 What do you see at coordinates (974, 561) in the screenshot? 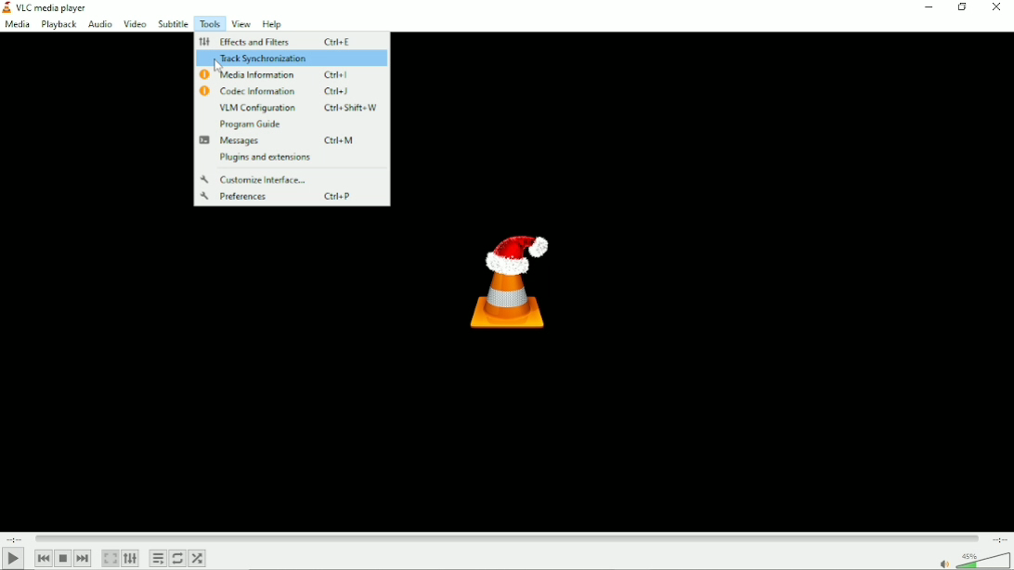
I see `Volume` at bounding box center [974, 561].